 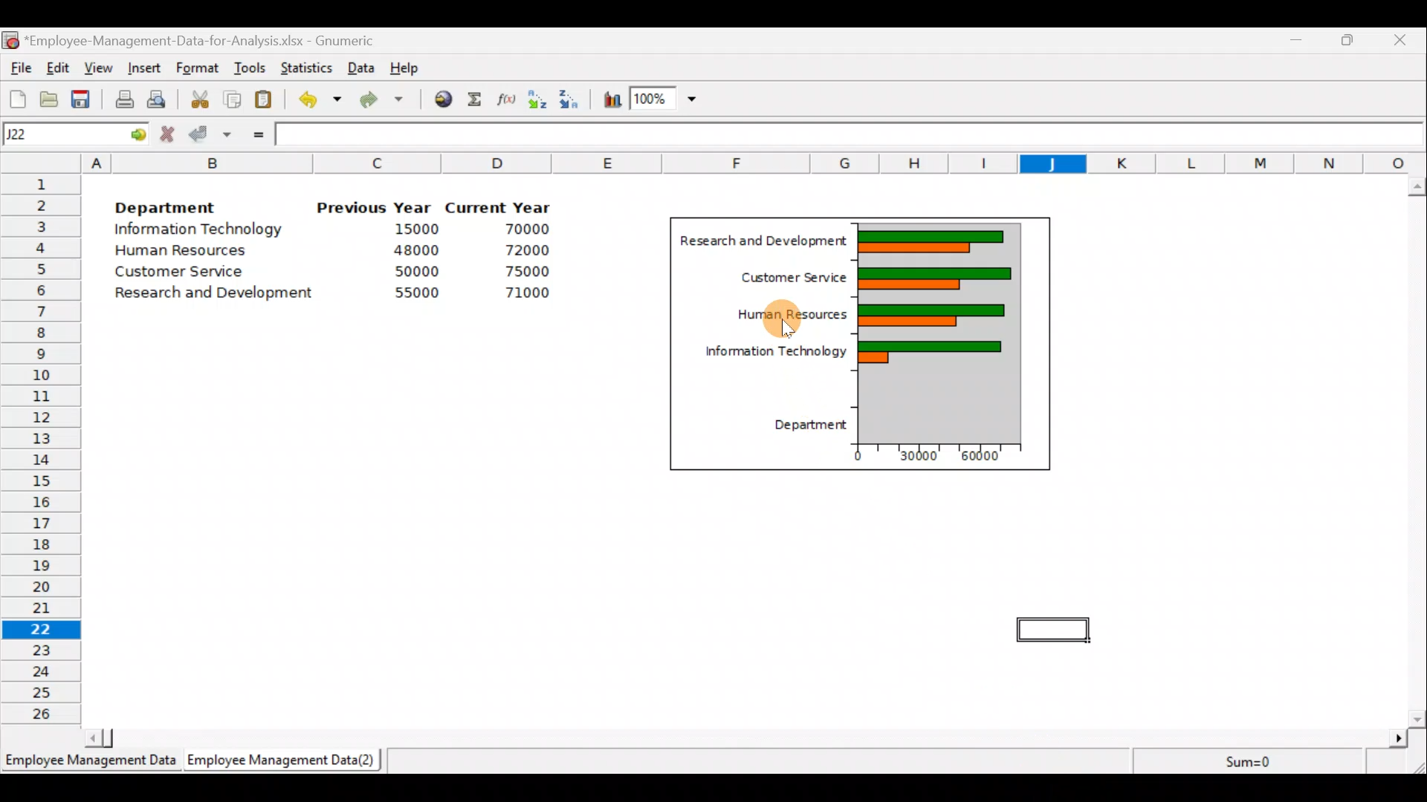 What do you see at coordinates (147, 66) in the screenshot?
I see `Insert` at bounding box center [147, 66].